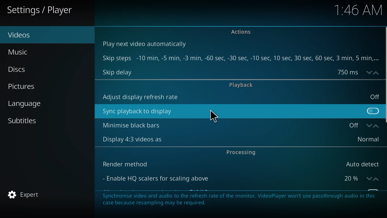  Describe the element at coordinates (19, 34) in the screenshot. I see `videos` at that location.